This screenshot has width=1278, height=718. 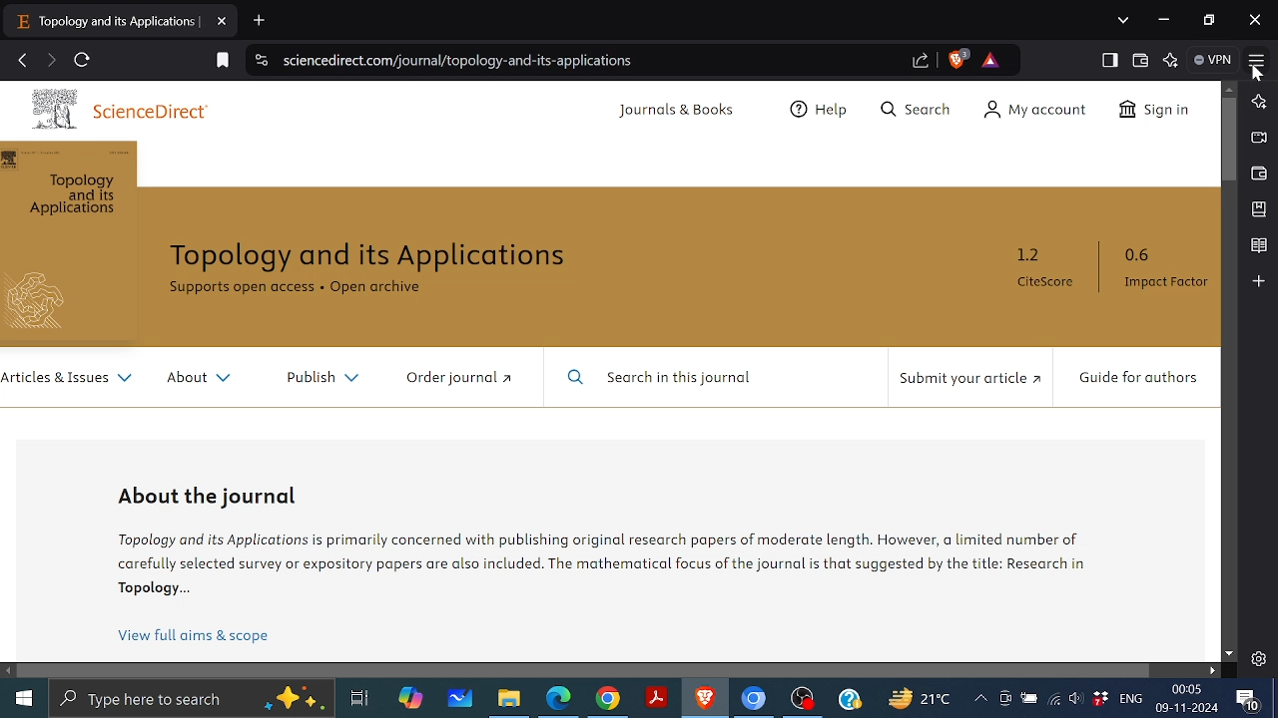 What do you see at coordinates (665, 378) in the screenshot?
I see `Search in this journal` at bounding box center [665, 378].